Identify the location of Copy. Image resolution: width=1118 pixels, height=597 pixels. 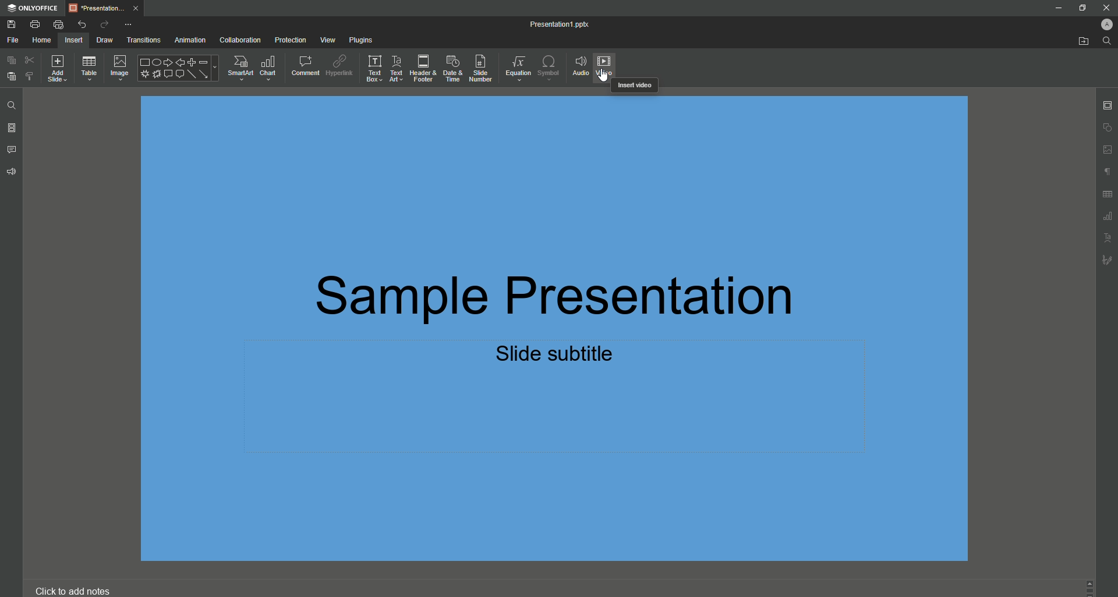
(10, 59).